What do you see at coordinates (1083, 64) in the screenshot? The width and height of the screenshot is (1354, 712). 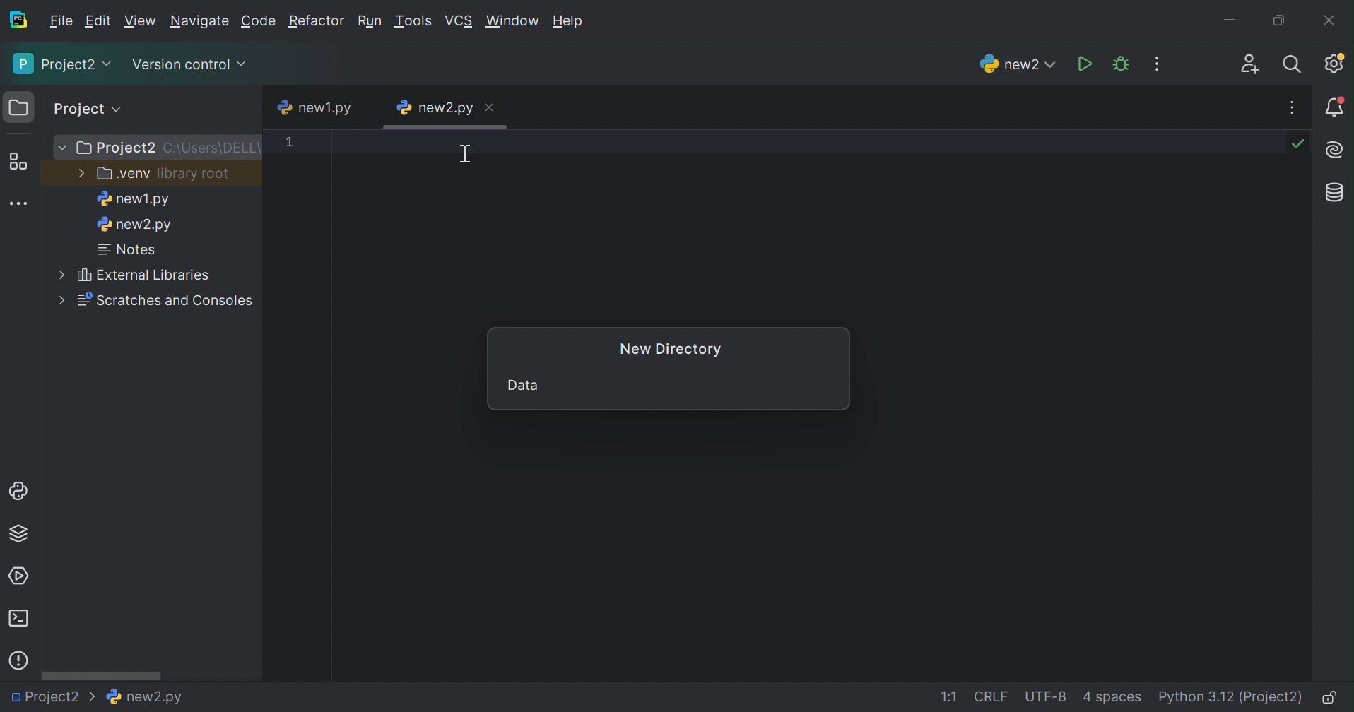 I see `Run` at bounding box center [1083, 64].